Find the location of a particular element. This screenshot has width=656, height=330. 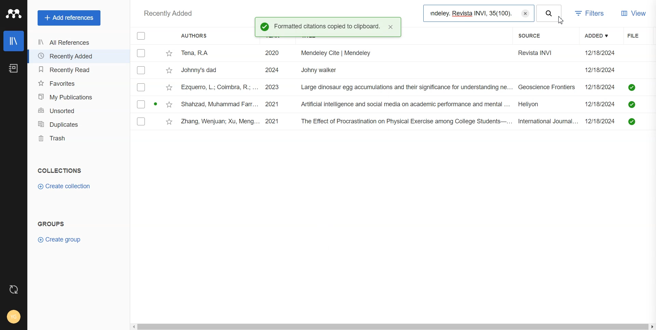

Erase is located at coordinates (526, 13).